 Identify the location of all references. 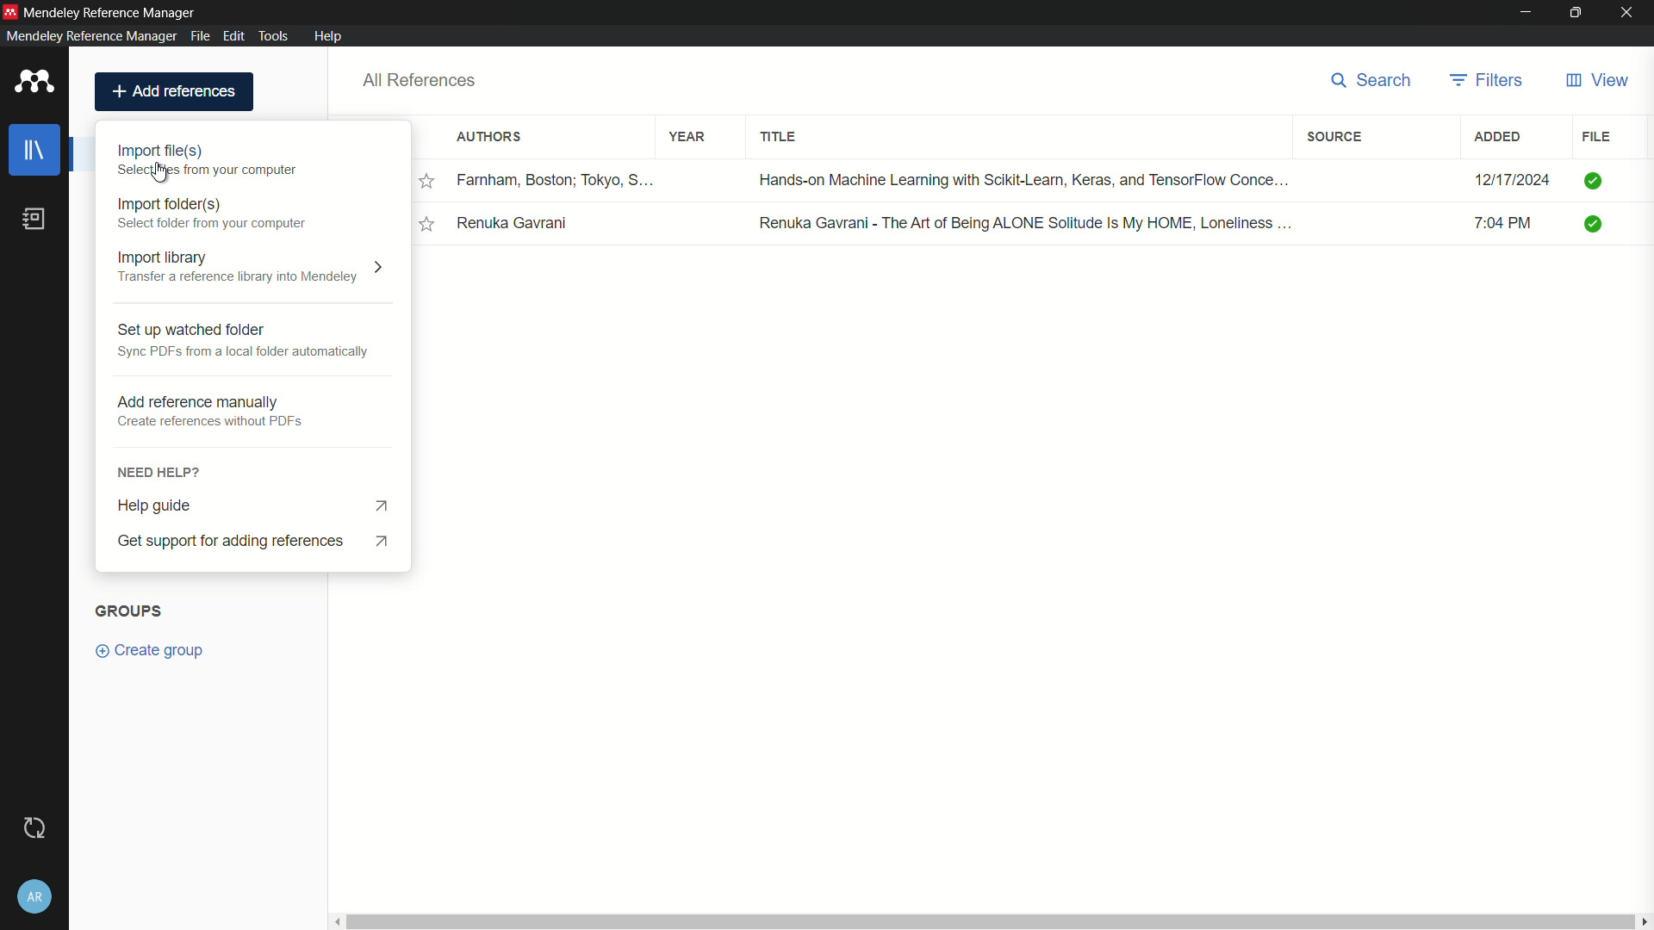
(420, 81).